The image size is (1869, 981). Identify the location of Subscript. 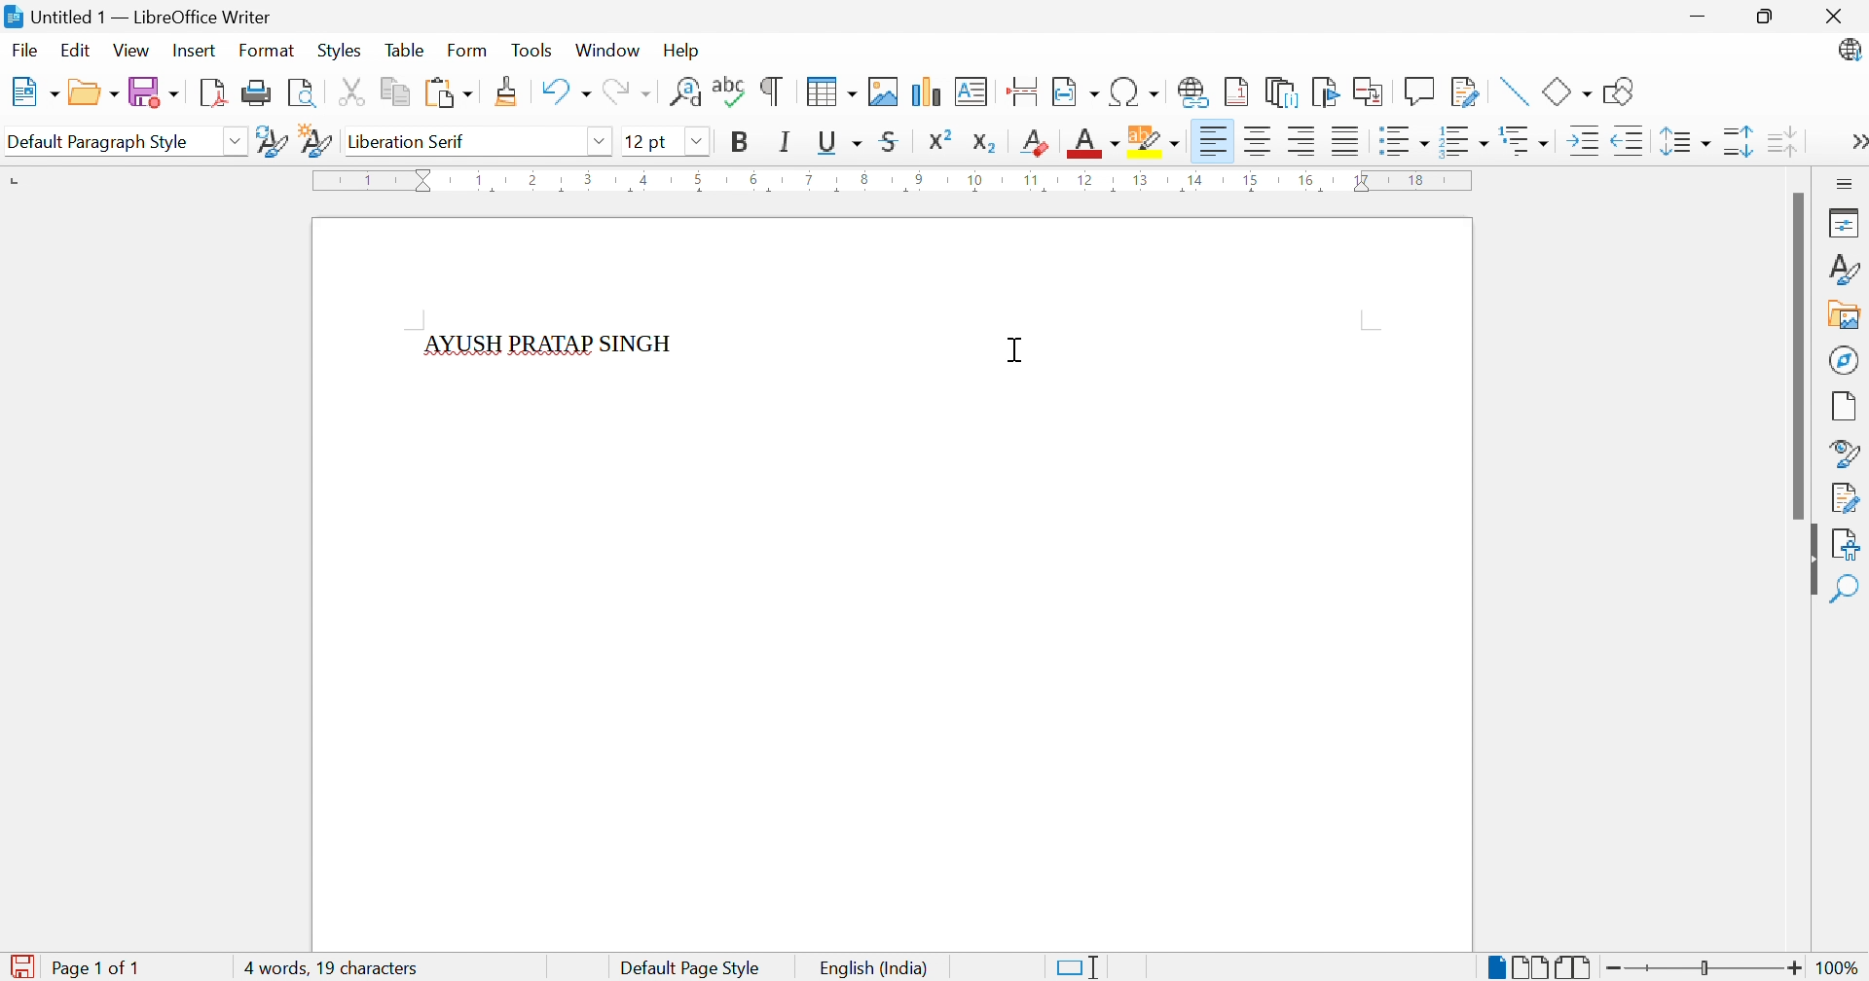
(985, 143).